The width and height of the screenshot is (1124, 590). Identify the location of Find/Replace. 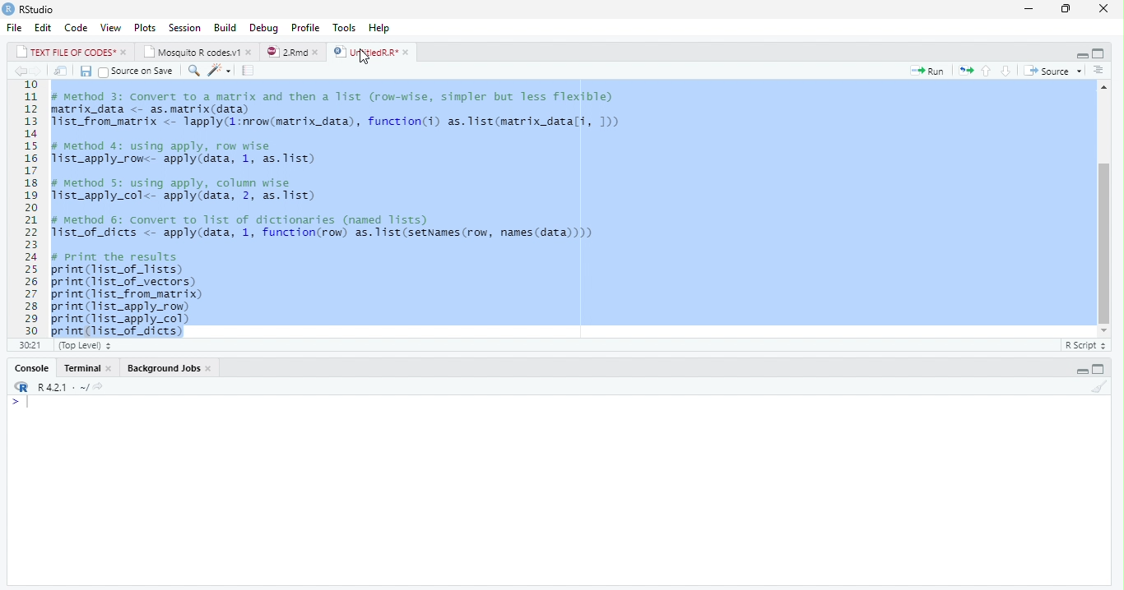
(194, 71).